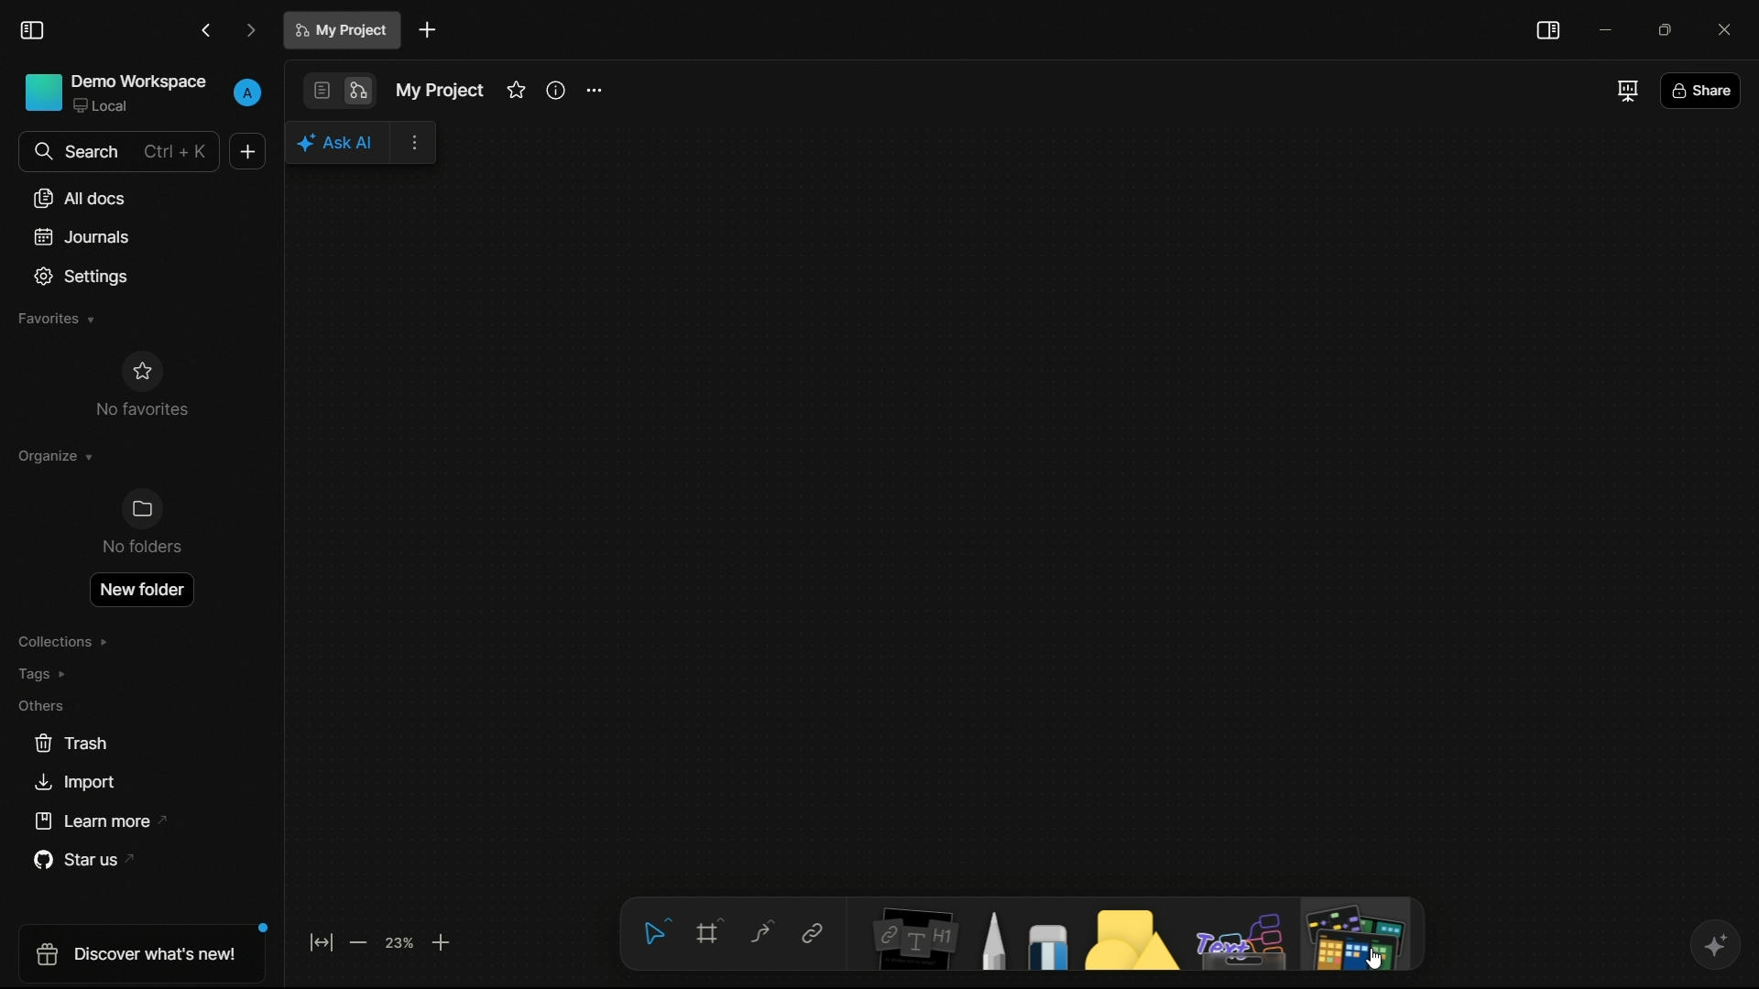 The height and width of the screenshot is (989, 1759). What do you see at coordinates (442, 941) in the screenshot?
I see `zoom in` at bounding box center [442, 941].